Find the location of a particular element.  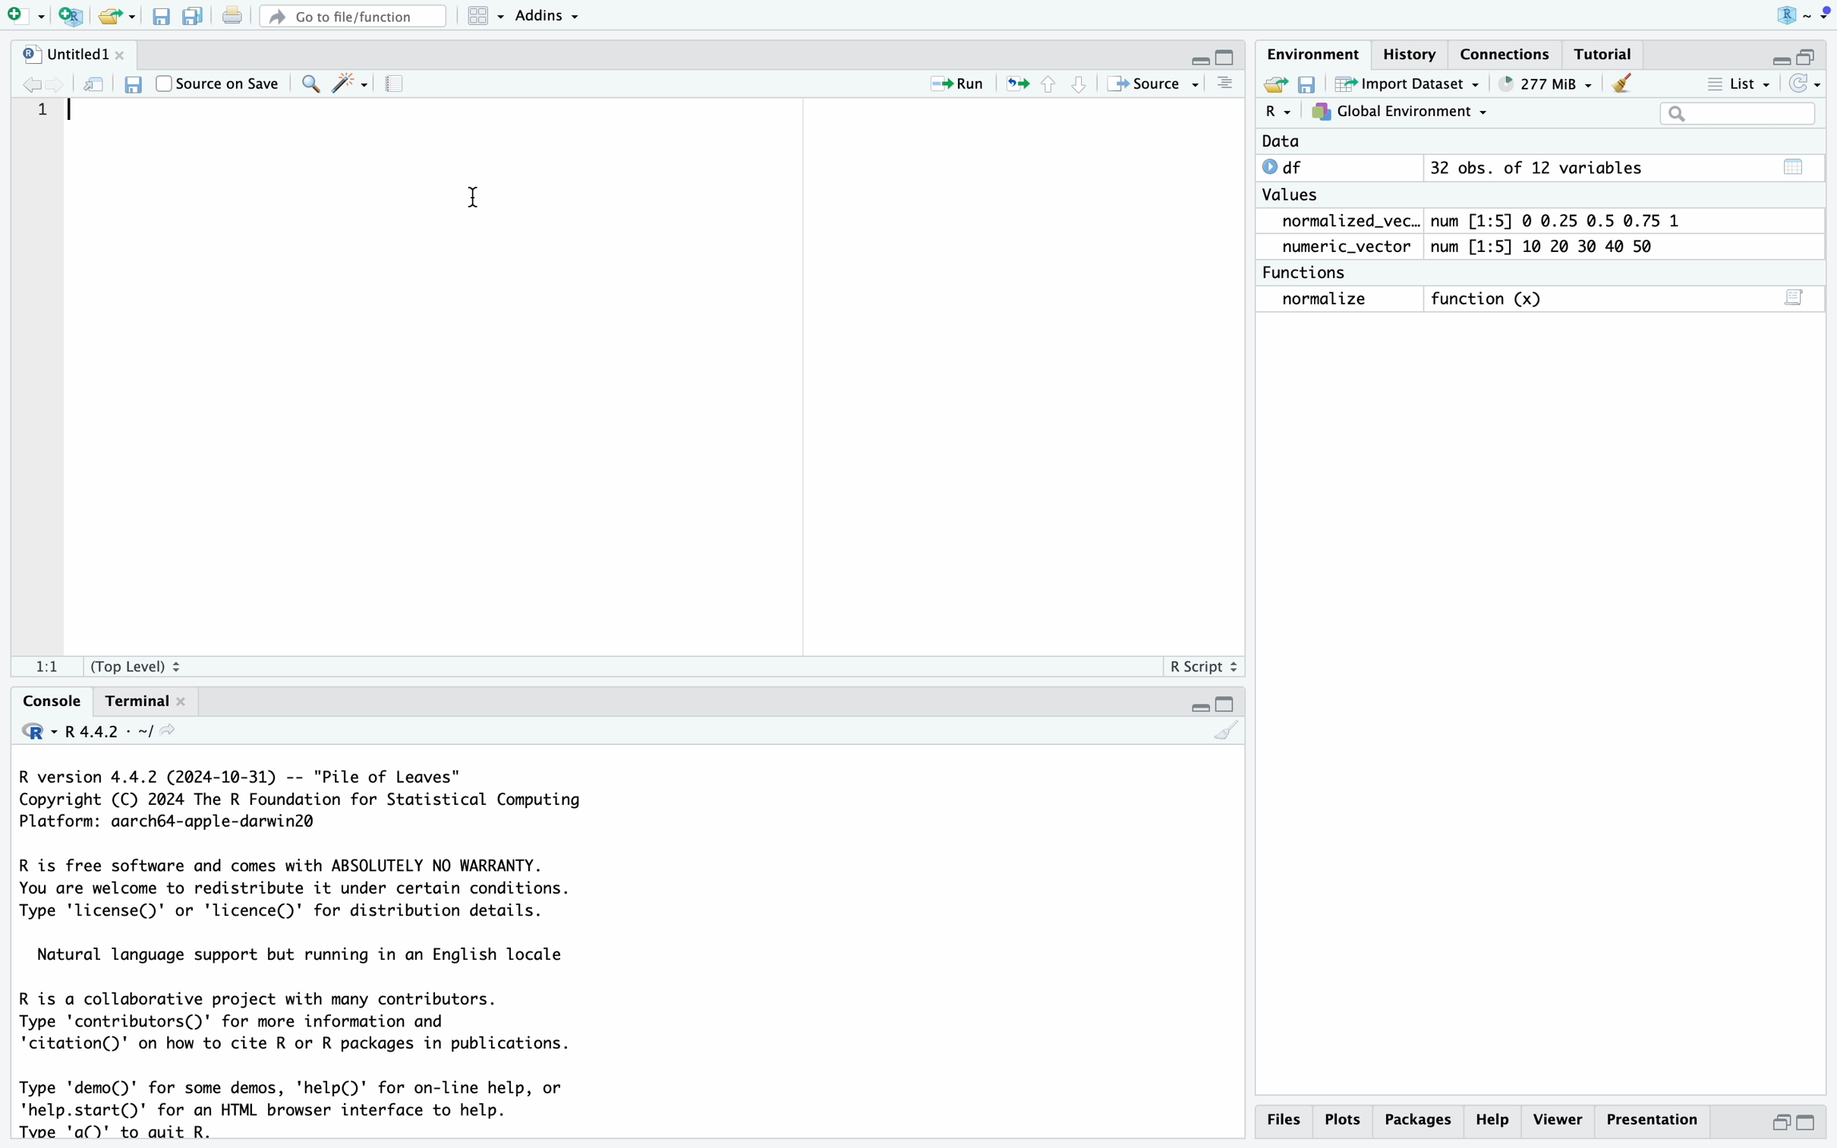

WRITOR is located at coordinates (349, 84).